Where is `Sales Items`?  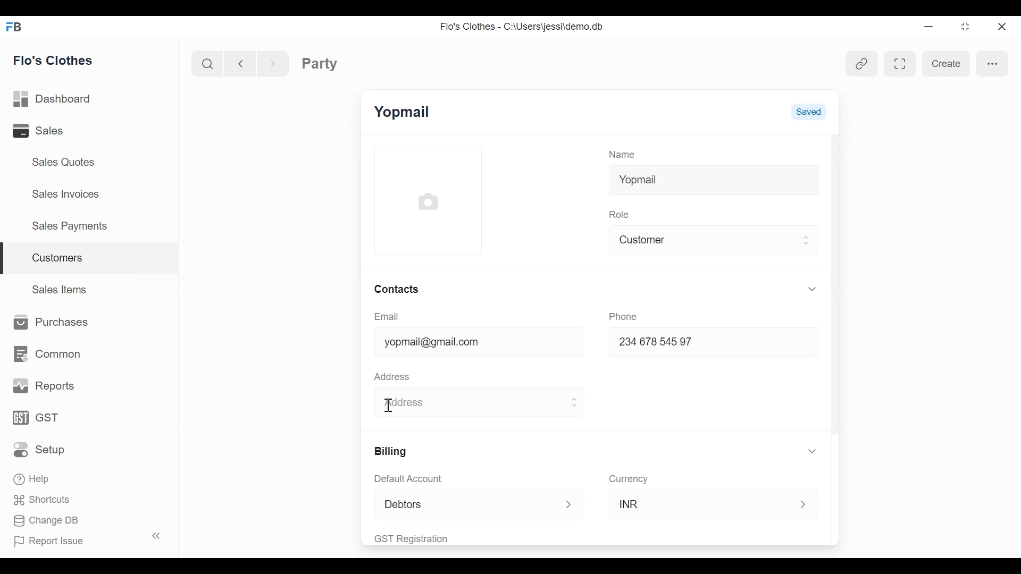
Sales Items is located at coordinates (61, 288).